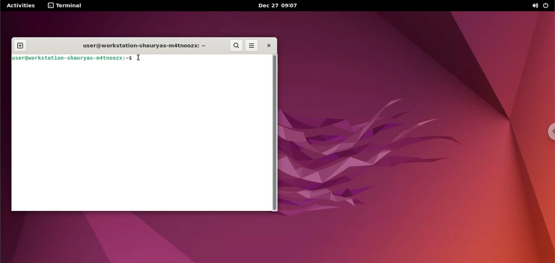  What do you see at coordinates (547, 5) in the screenshot?
I see `power options` at bounding box center [547, 5].